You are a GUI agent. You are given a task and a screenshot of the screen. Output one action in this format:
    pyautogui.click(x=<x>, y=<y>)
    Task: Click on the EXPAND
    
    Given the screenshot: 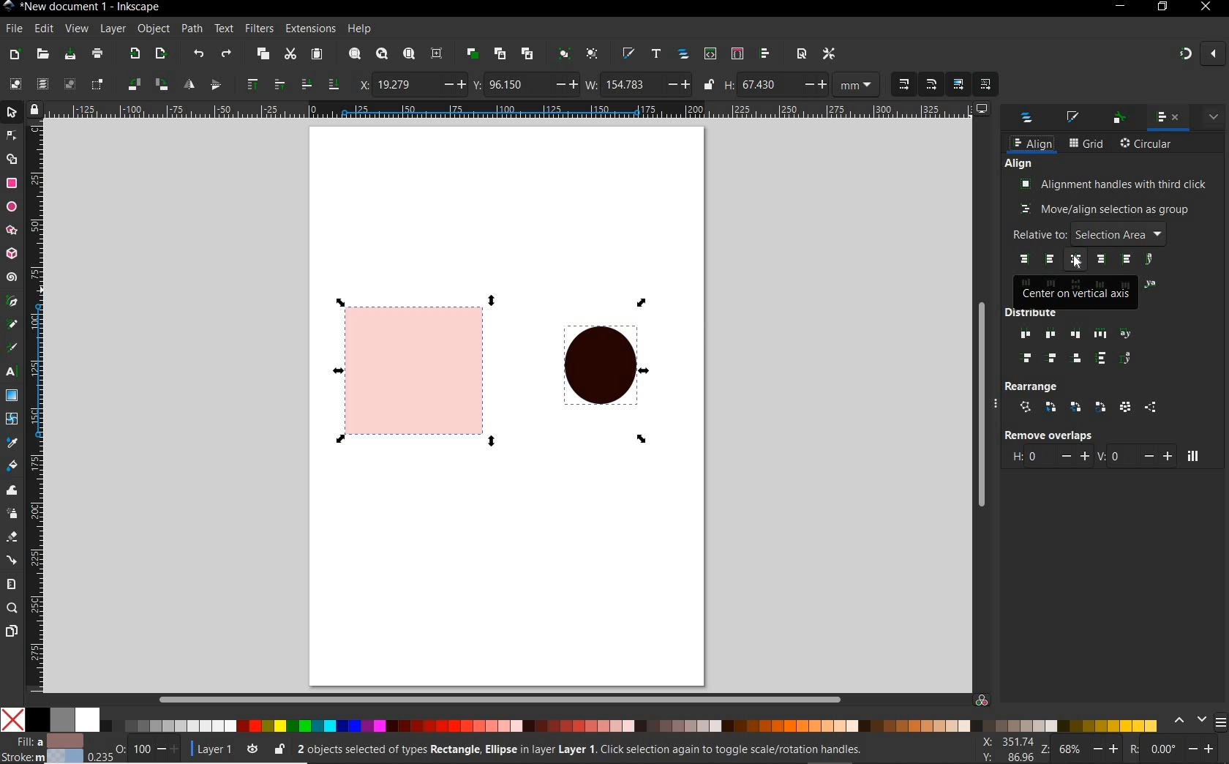 What is the action you would take?
    pyautogui.click(x=1214, y=116)
    